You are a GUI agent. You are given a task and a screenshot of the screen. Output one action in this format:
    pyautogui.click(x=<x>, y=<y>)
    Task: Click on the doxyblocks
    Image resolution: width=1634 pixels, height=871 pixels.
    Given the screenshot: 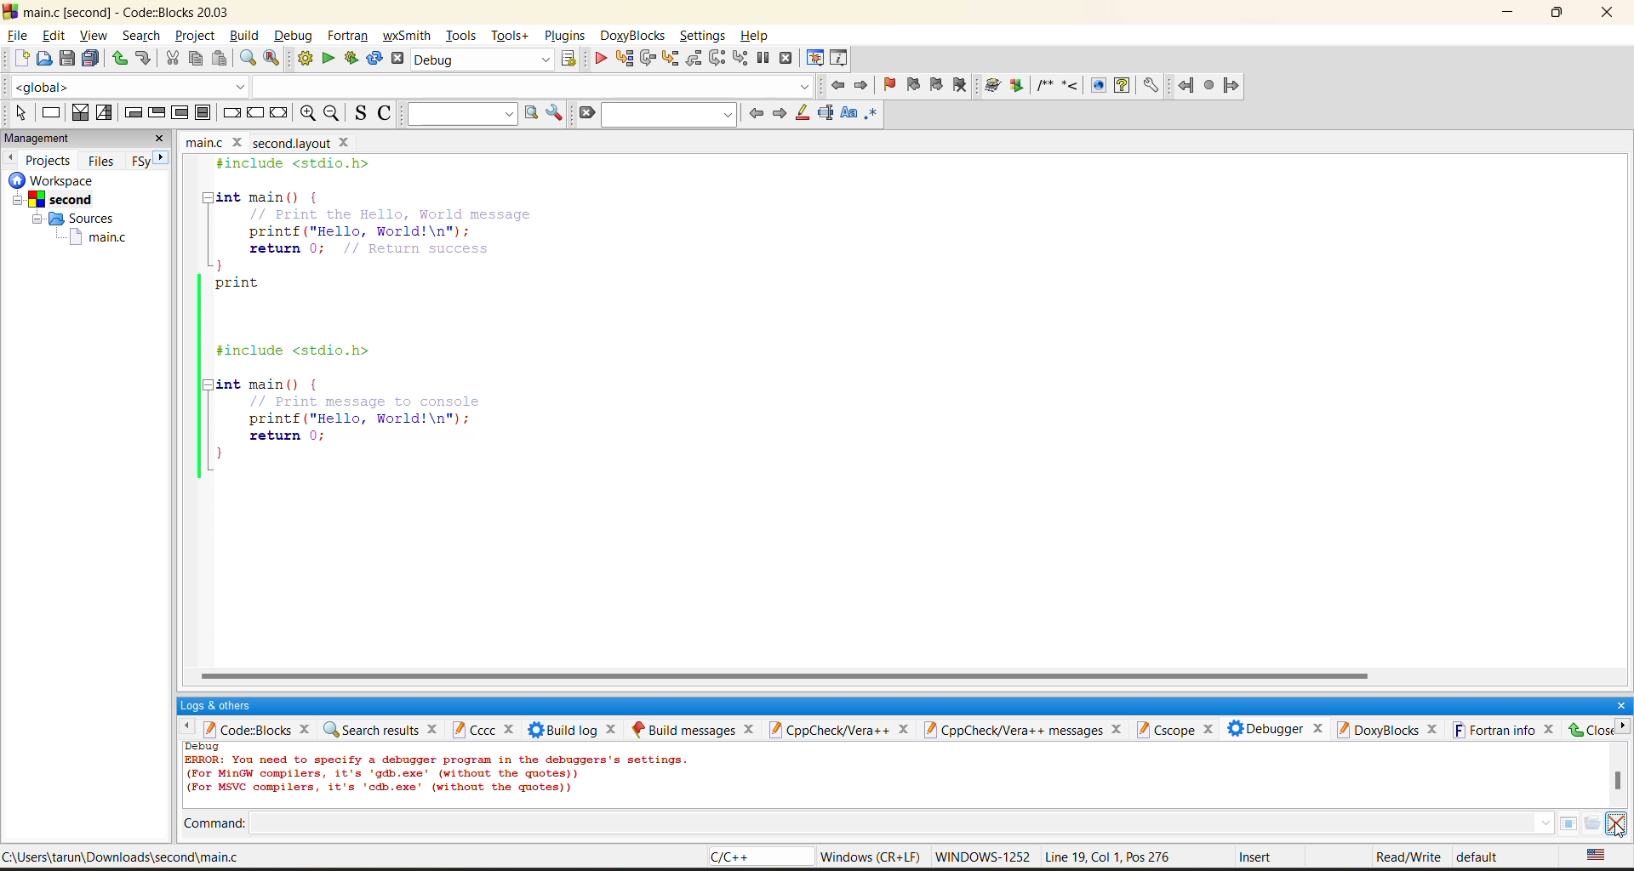 What is the action you would take?
    pyautogui.click(x=1075, y=86)
    